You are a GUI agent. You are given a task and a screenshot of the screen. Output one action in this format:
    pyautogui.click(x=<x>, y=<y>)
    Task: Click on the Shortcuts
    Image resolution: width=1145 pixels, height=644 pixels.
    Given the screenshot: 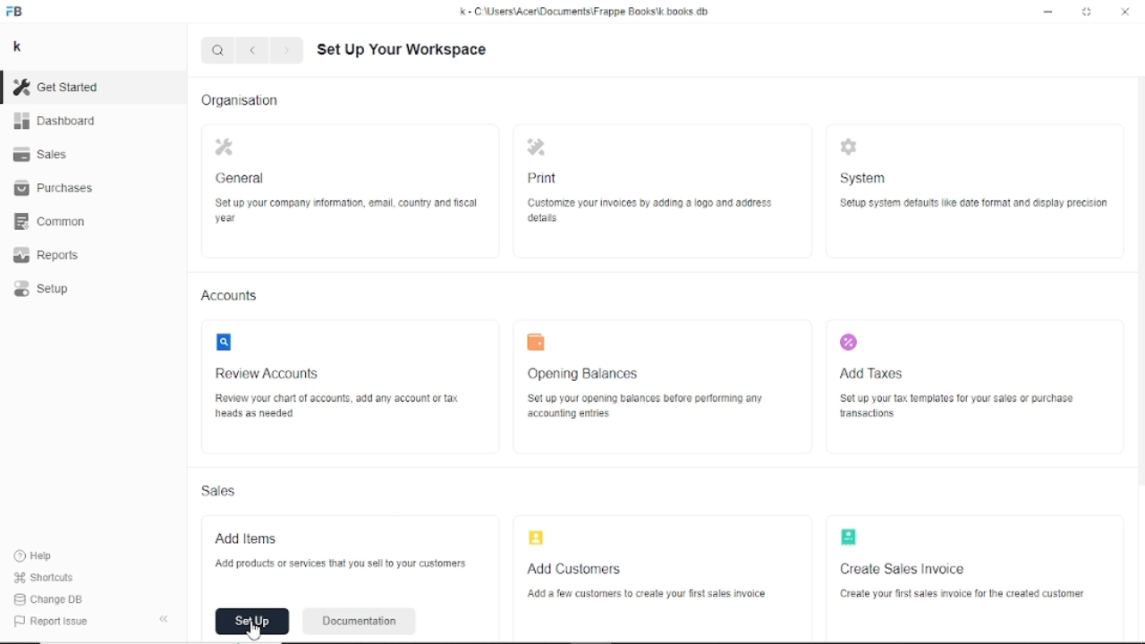 What is the action you would take?
    pyautogui.click(x=46, y=579)
    